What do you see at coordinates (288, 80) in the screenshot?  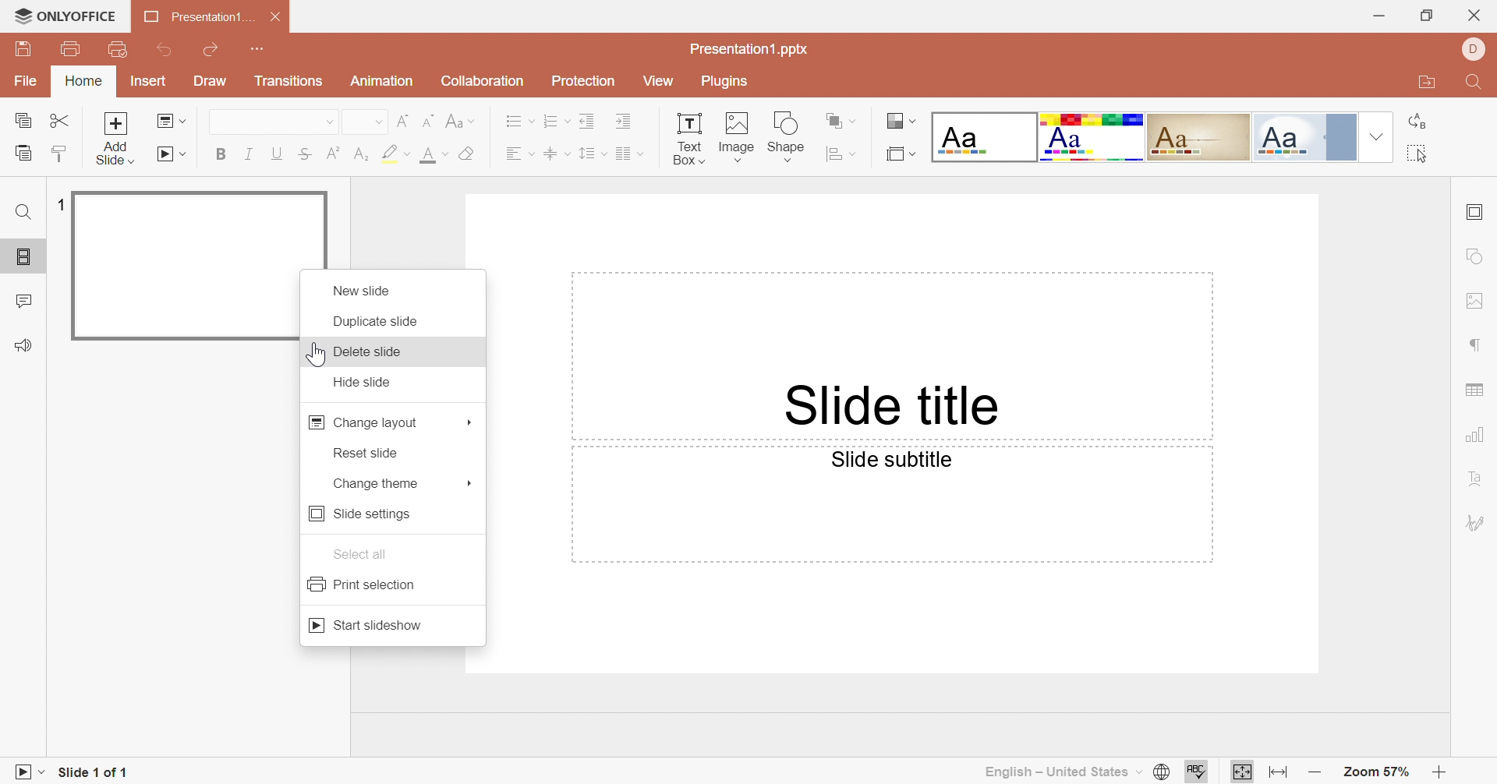 I see `Transitions` at bounding box center [288, 80].